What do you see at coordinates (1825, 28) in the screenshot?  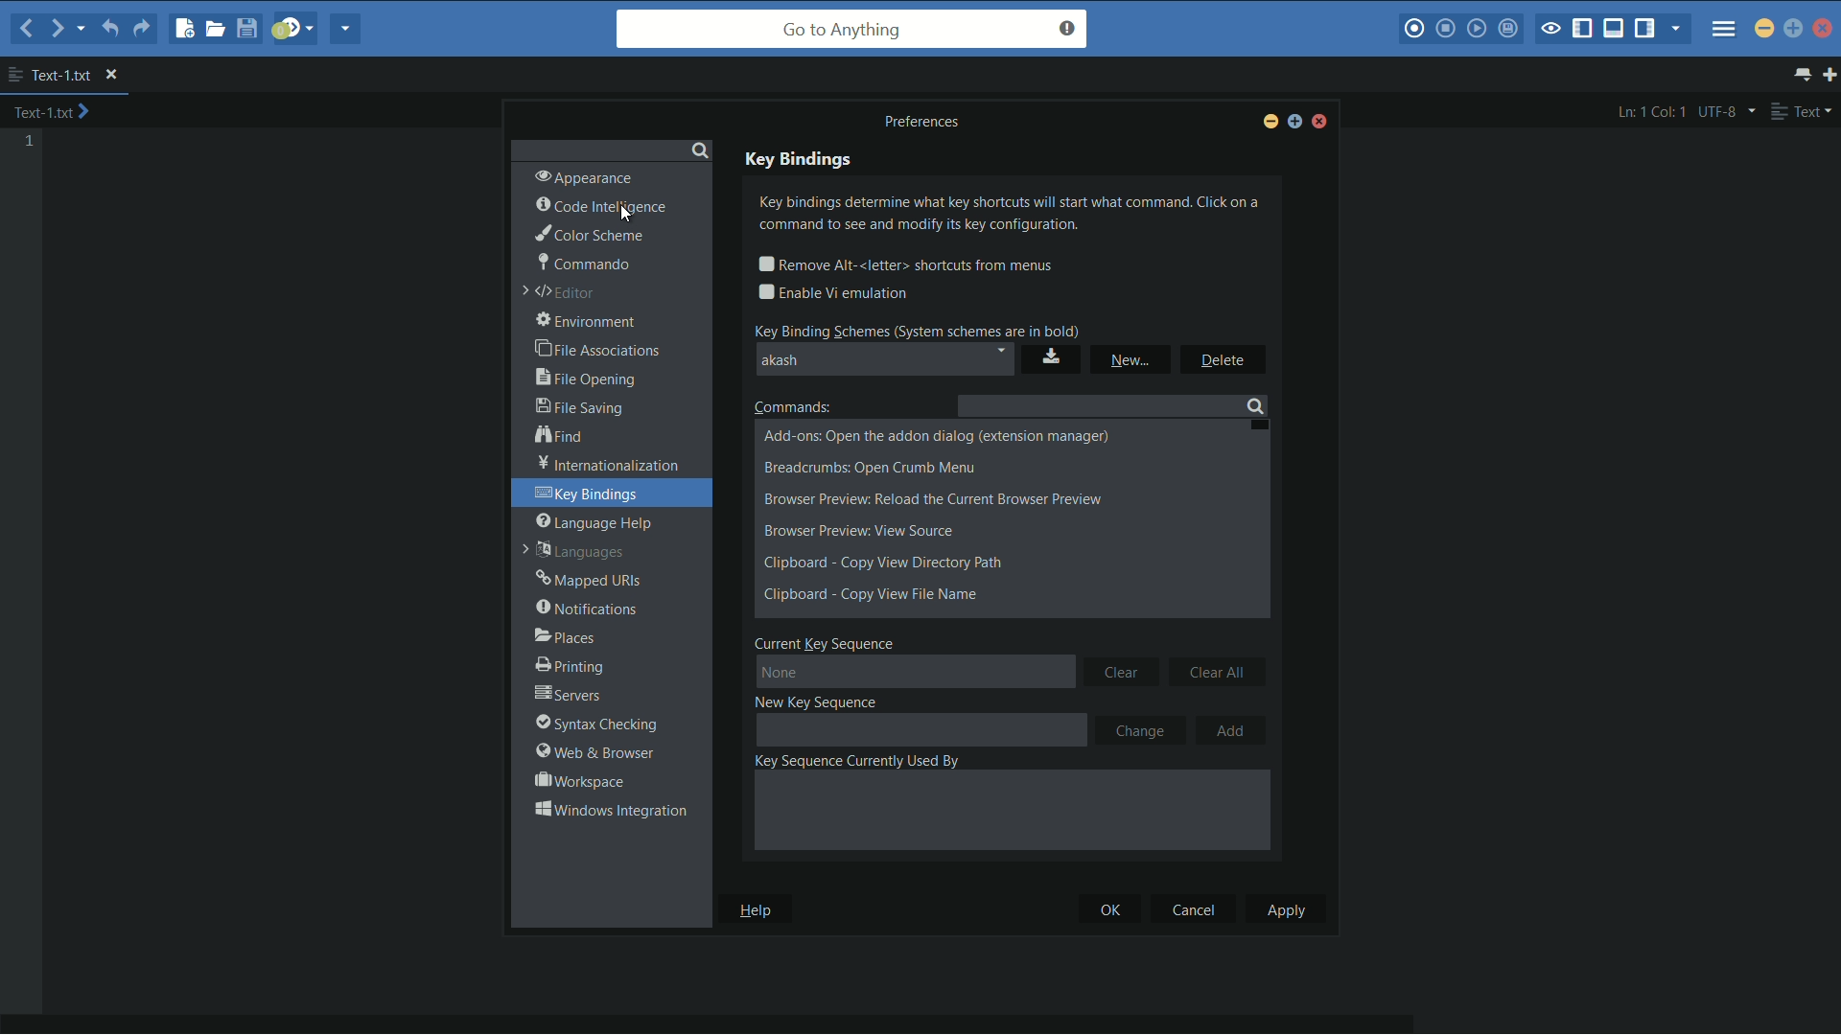 I see `close app` at bounding box center [1825, 28].